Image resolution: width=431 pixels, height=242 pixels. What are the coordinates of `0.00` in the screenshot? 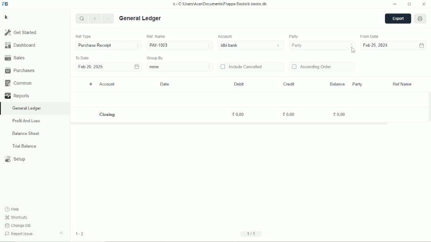 It's located at (289, 115).